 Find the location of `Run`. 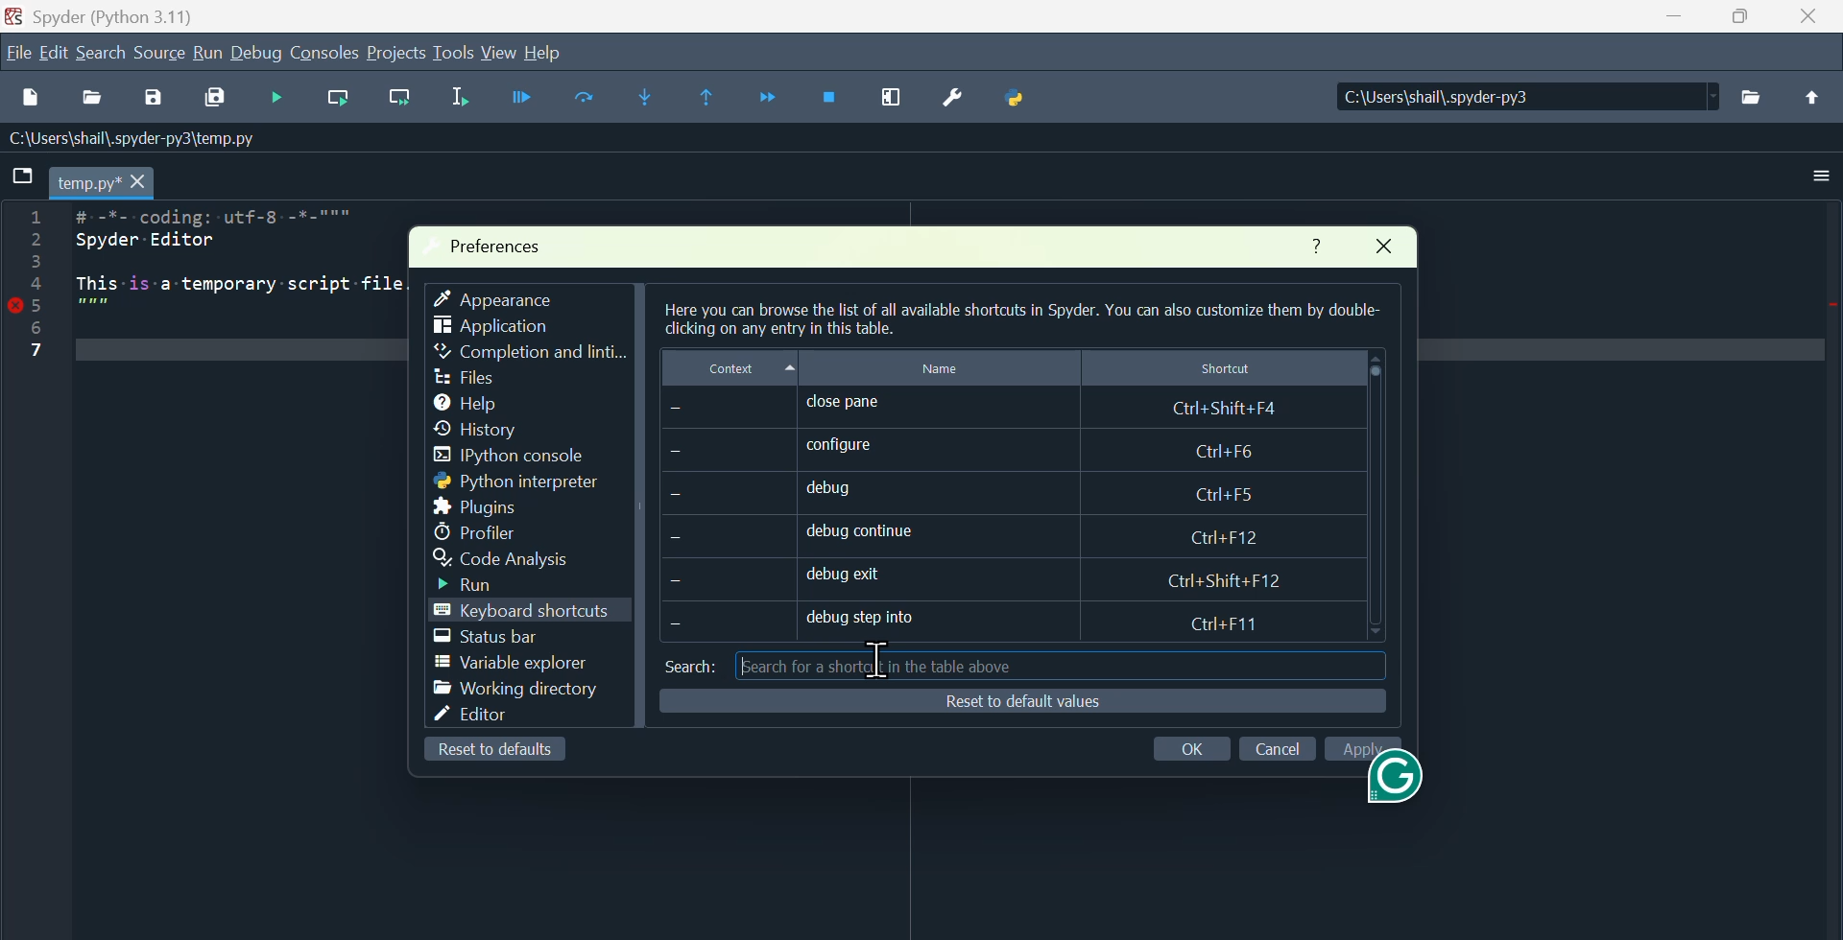

Run is located at coordinates (479, 587).